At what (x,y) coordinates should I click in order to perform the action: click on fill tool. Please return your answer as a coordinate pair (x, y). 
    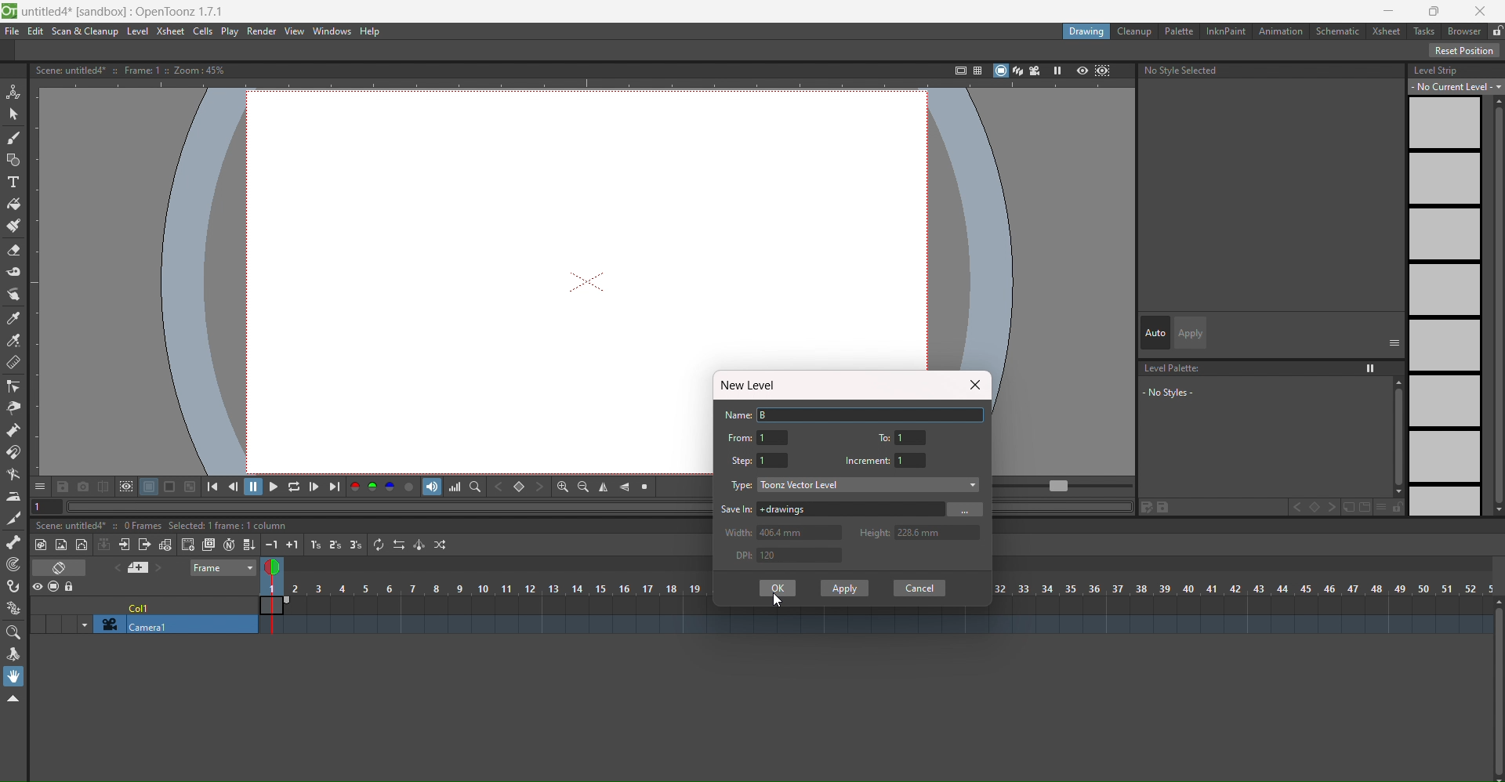
    Looking at the image, I should click on (14, 205).